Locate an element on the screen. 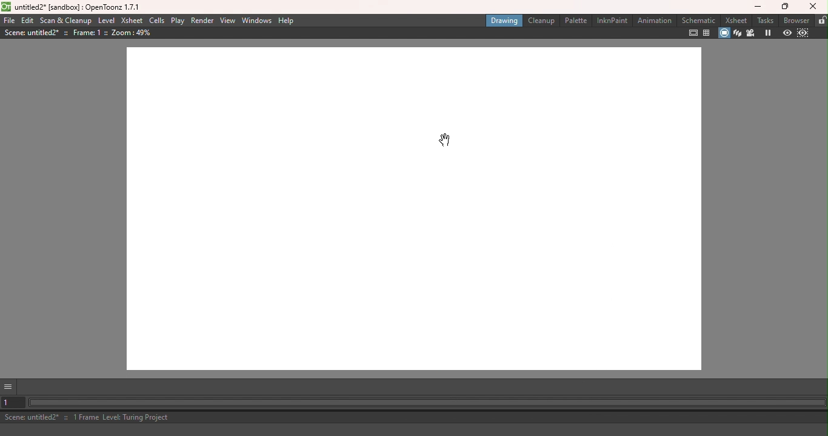 Image resolution: width=828 pixels, height=436 pixels. Tasks is located at coordinates (766, 20).